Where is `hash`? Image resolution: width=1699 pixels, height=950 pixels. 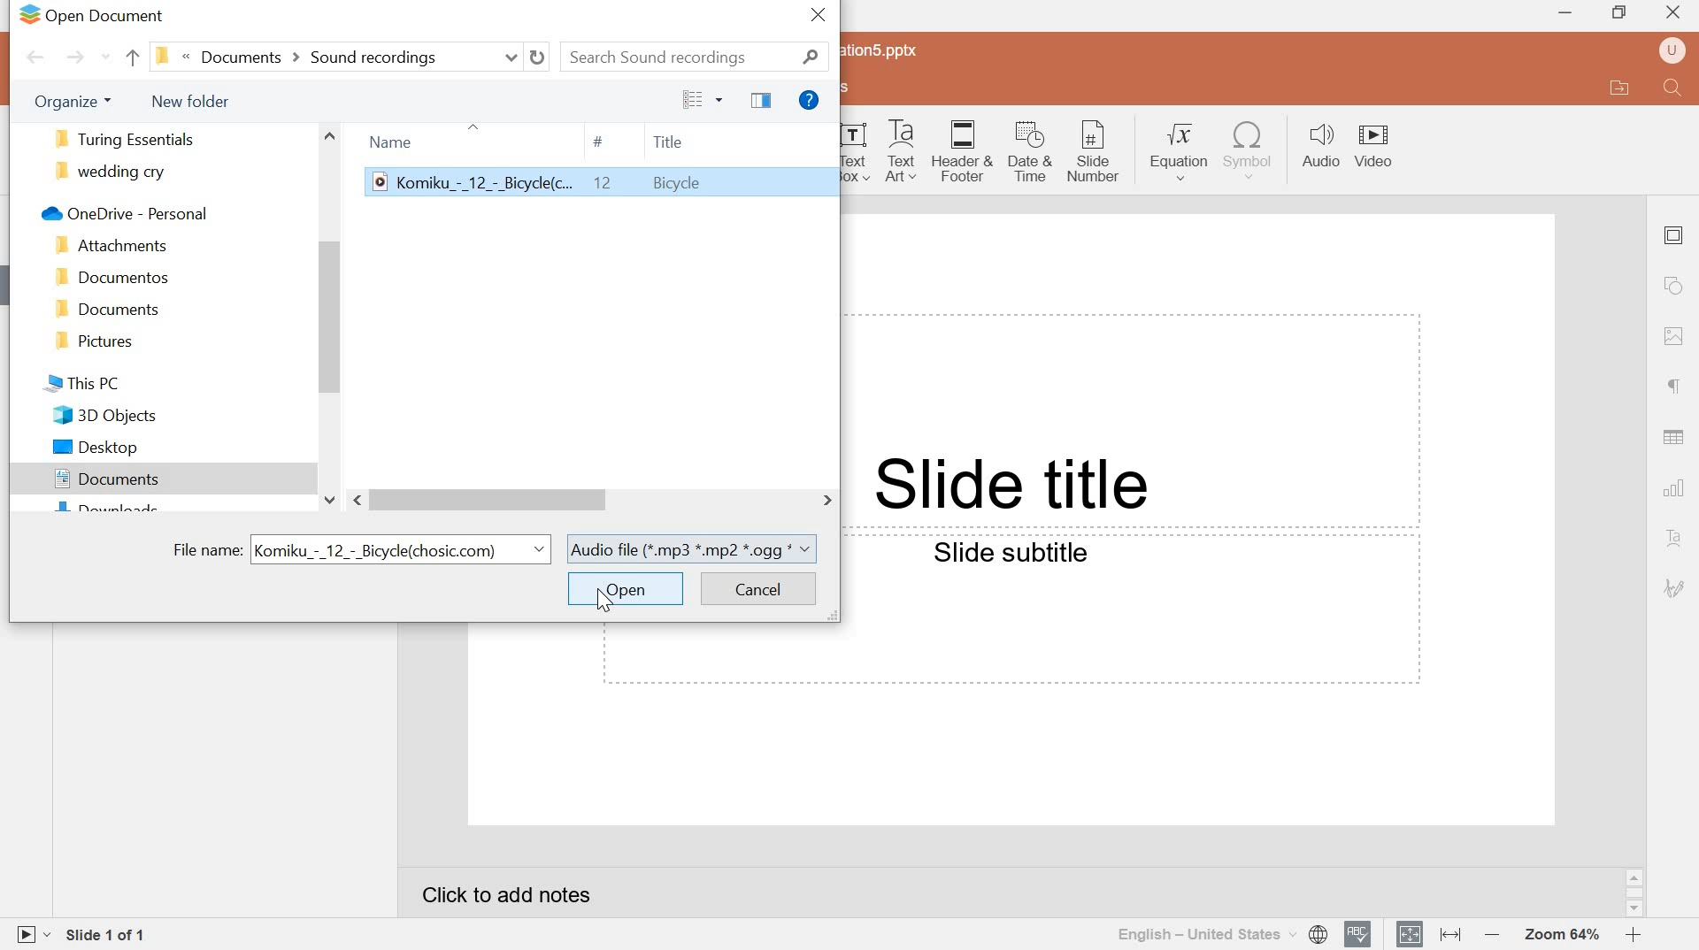 hash is located at coordinates (597, 142).